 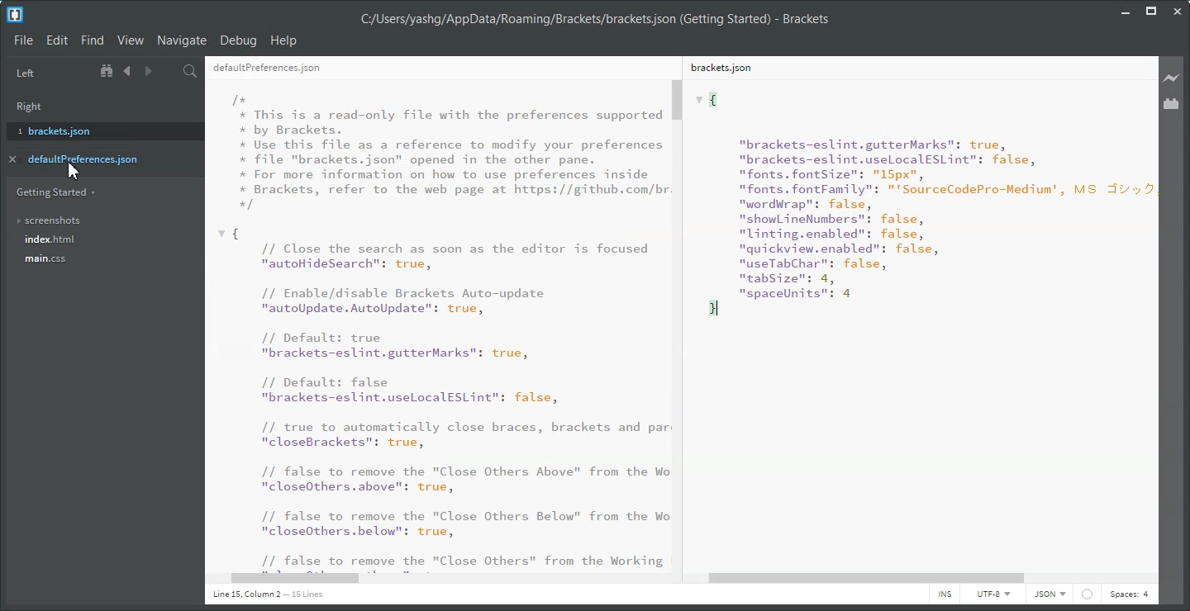 I want to click on Navigate Forward, so click(x=146, y=72).